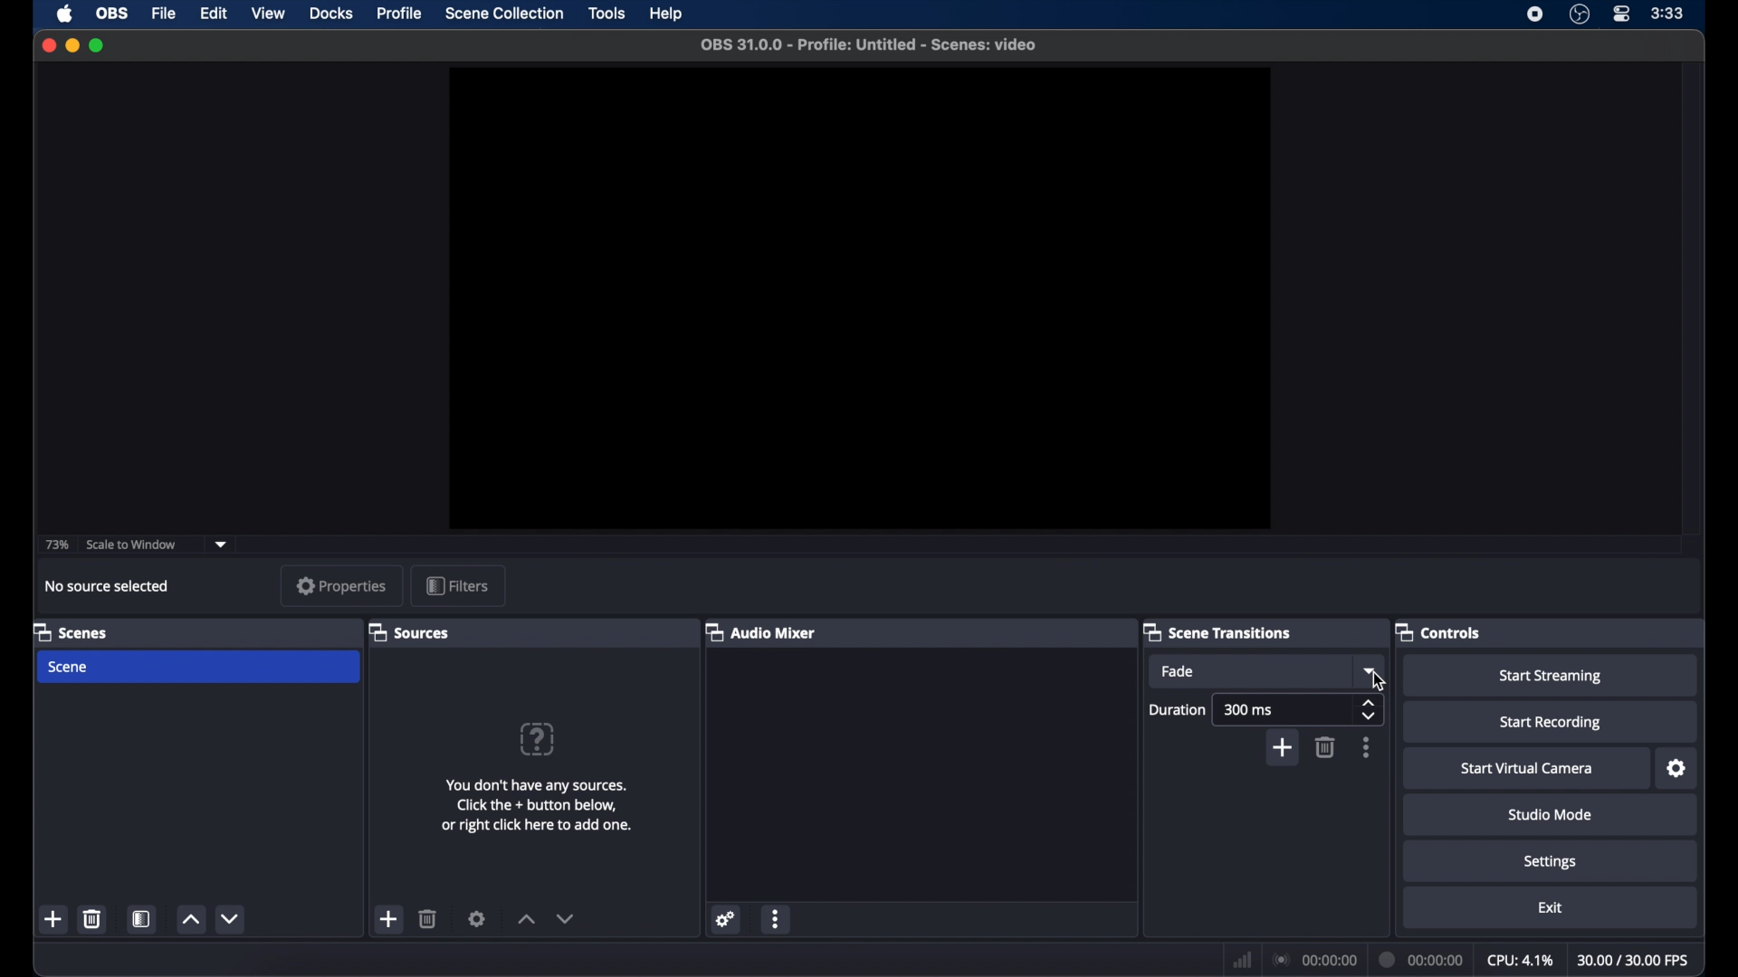 The height and width of the screenshot is (977, 1738). What do you see at coordinates (1668, 13) in the screenshot?
I see `time` at bounding box center [1668, 13].